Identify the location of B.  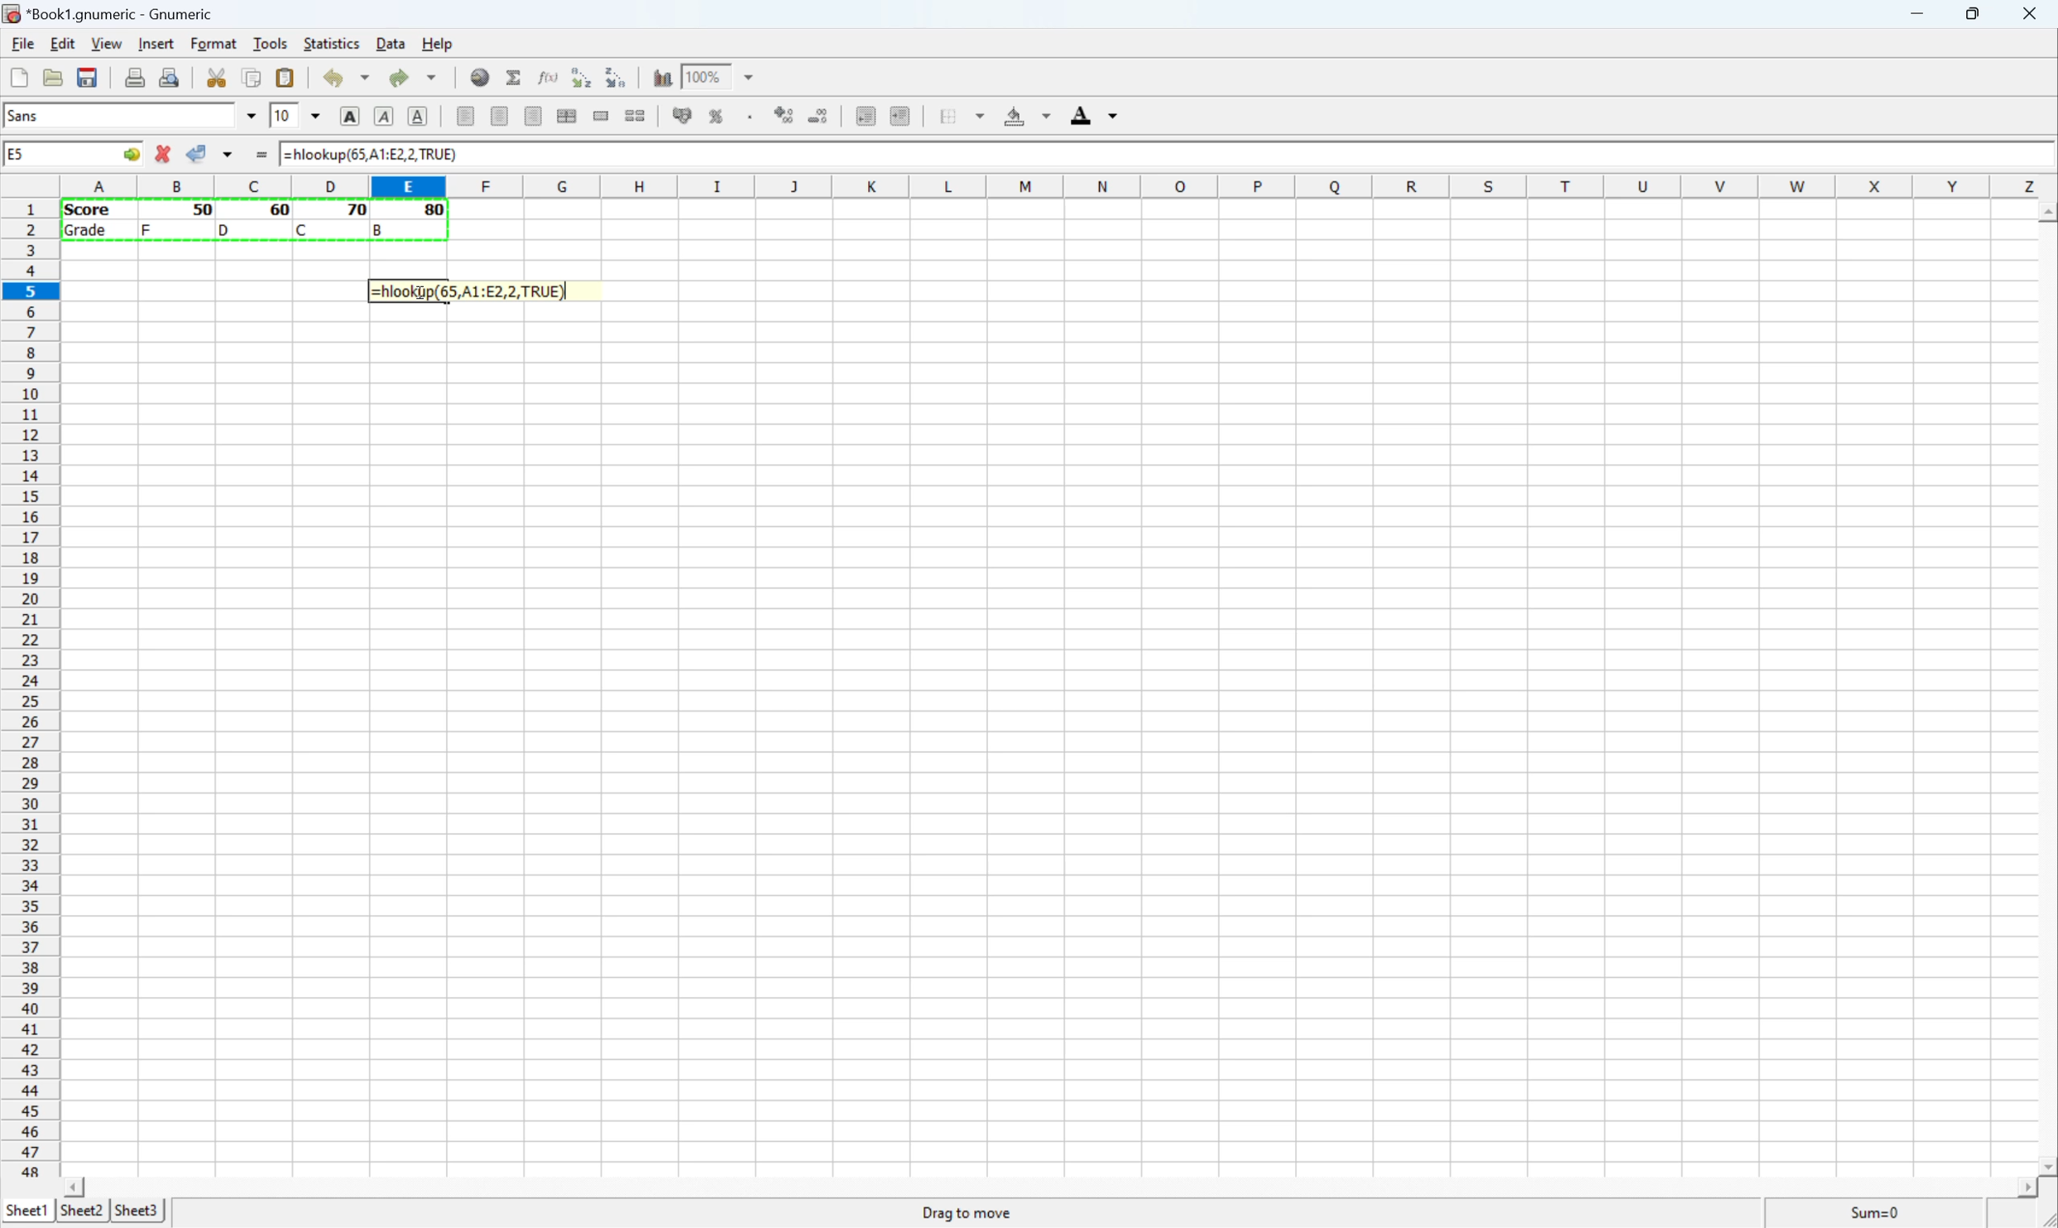
(381, 228).